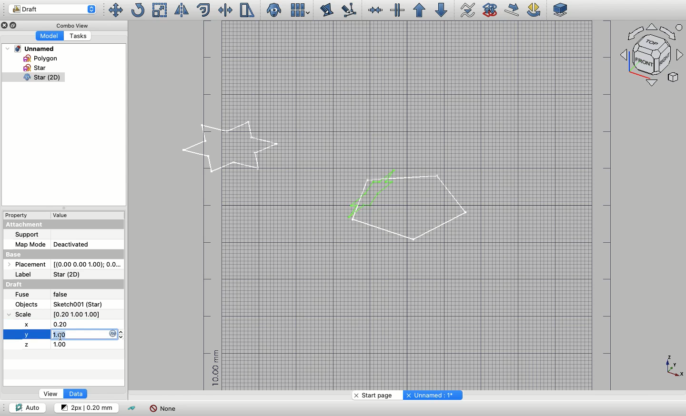 This screenshot has width=686, height=416. What do you see at coordinates (375, 395) in the screenshot?
I see `Start page` at bounding box center [375, 395].